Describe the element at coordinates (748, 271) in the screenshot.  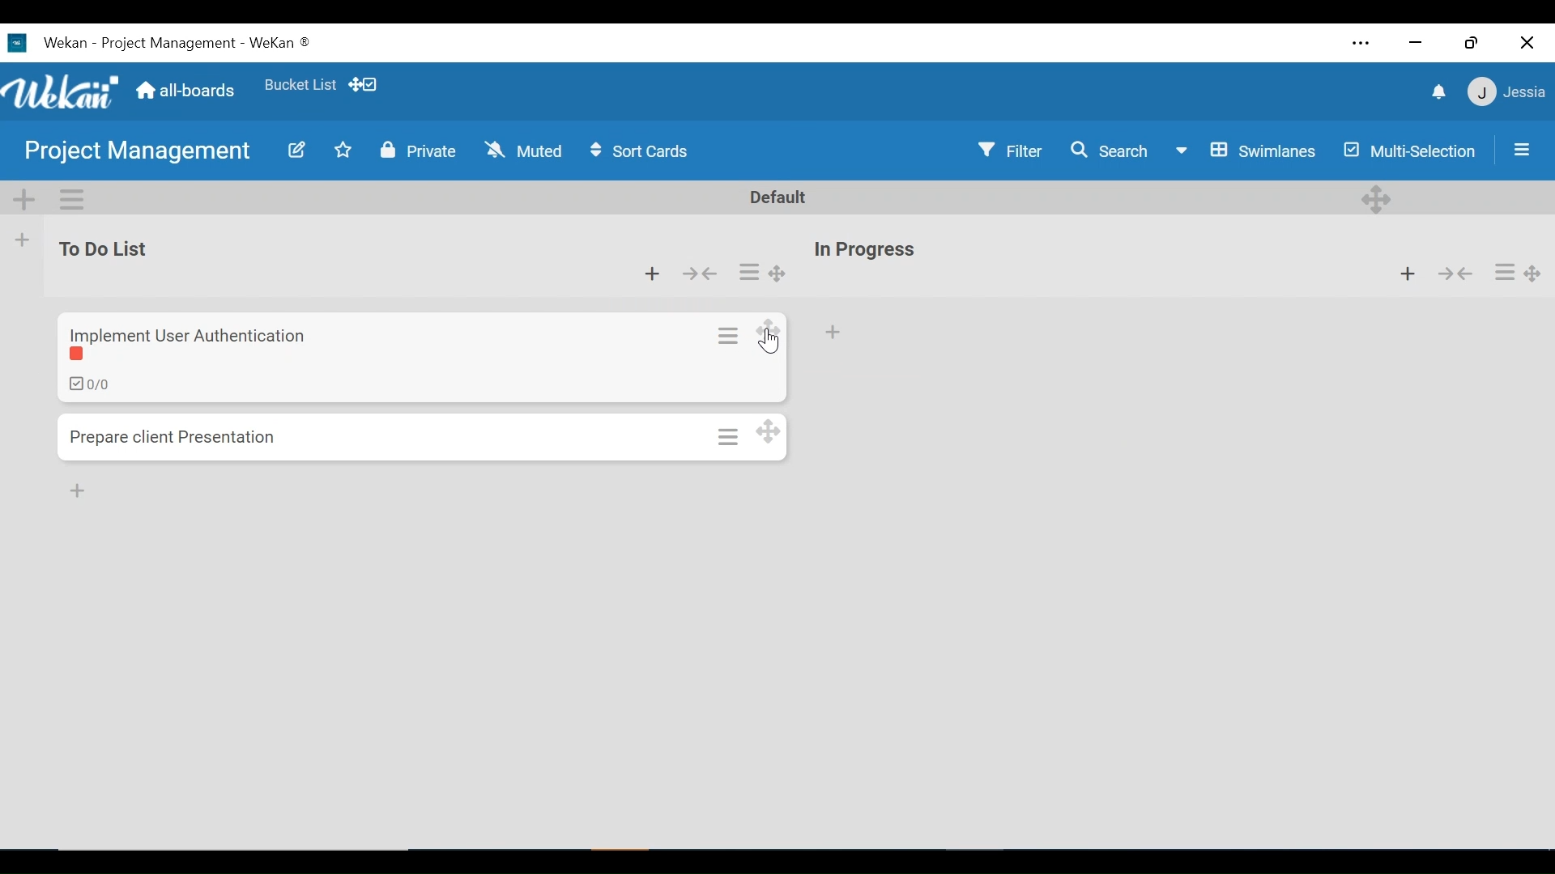
I see `Card actions` at that location.